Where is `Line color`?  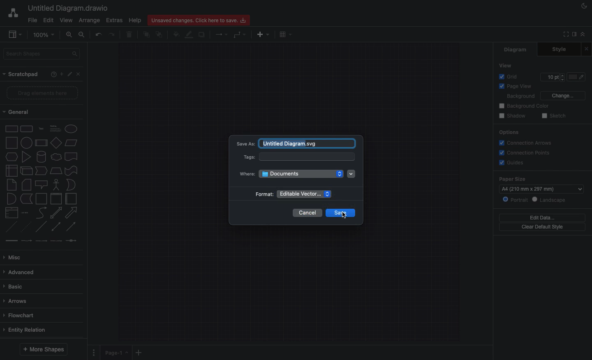
Line color is located at coordinates (190, 35).